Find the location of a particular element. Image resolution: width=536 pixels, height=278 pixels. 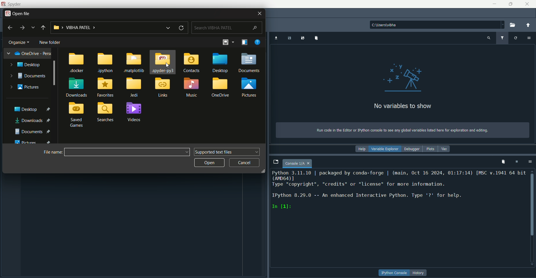

button is located at coordinates (394, 272).